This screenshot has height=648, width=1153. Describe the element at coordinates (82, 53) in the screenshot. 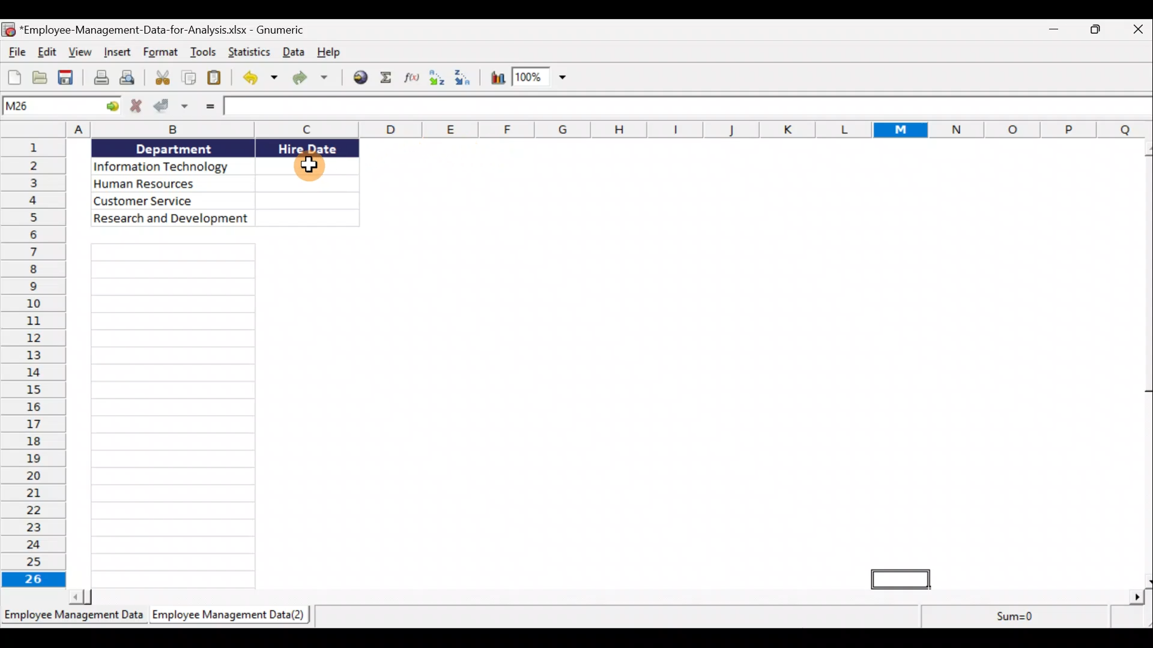

I see `View` at that location.